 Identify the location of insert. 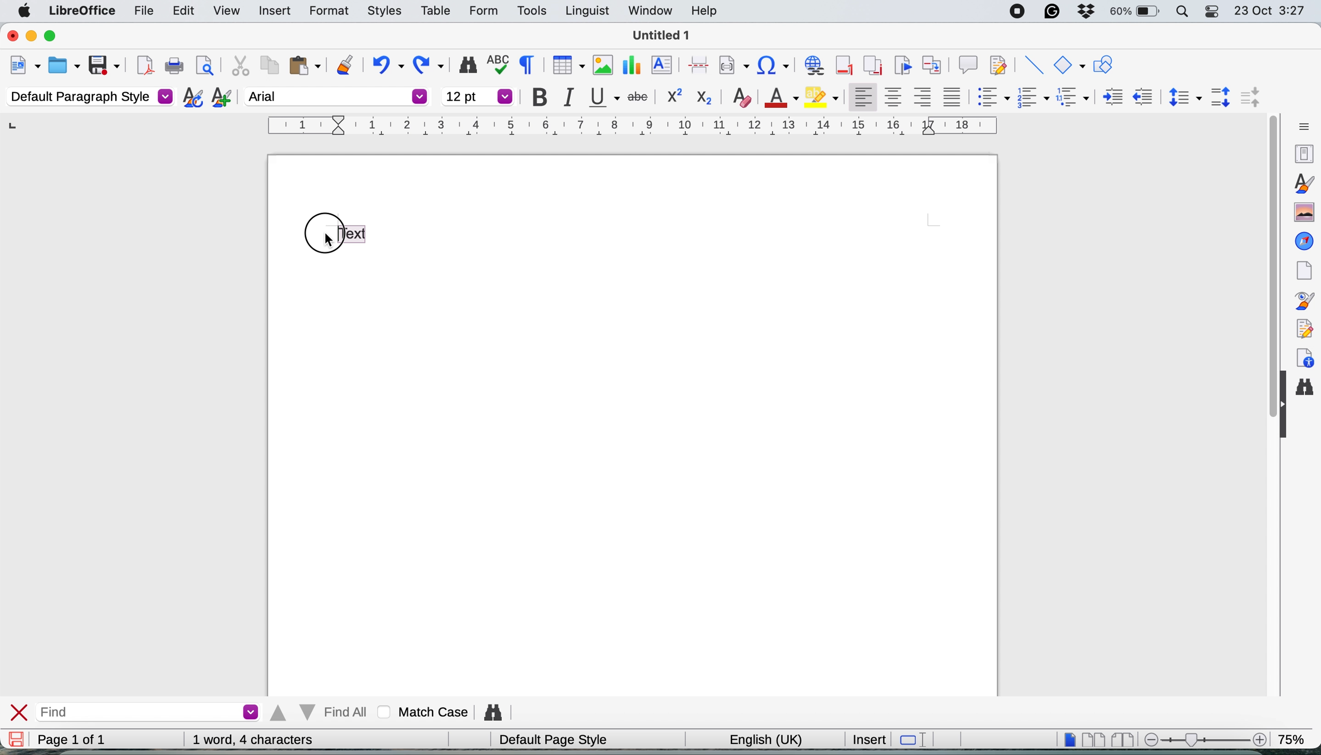
(271, 9).